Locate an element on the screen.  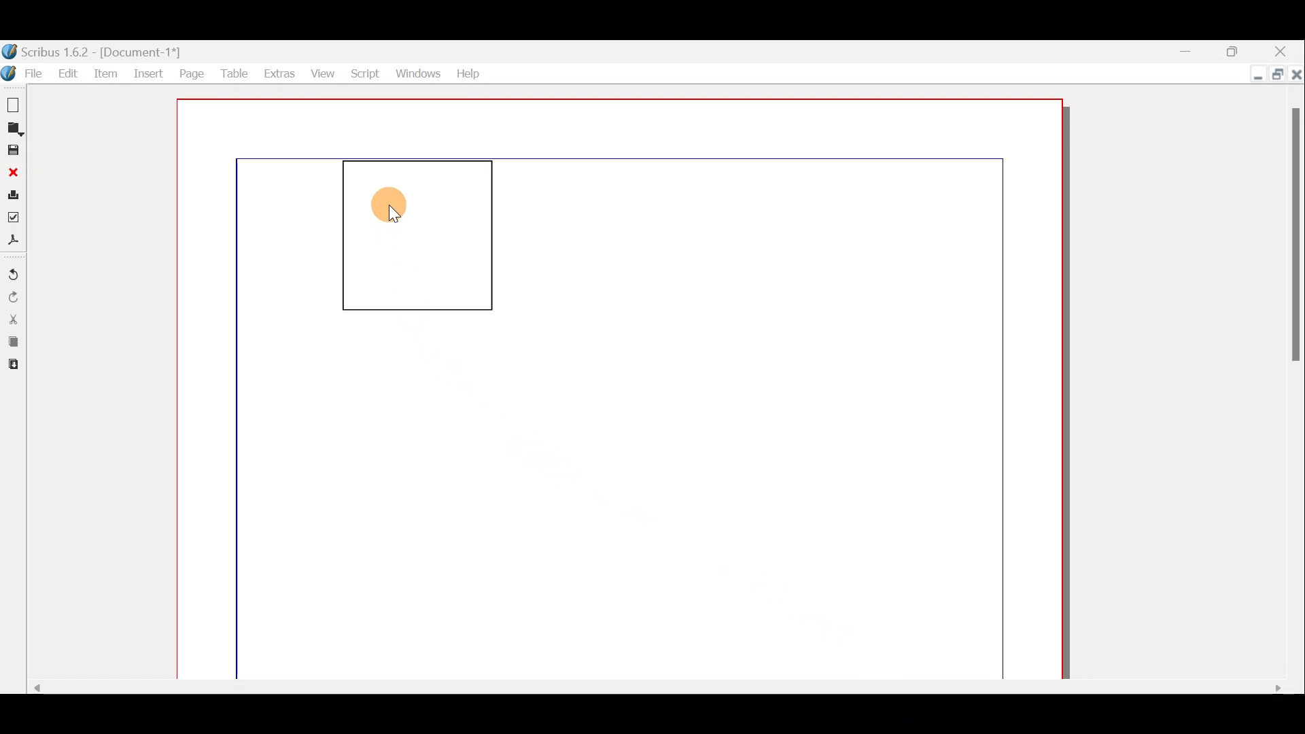
Preflight verifier is located at coordinates (14, 221).